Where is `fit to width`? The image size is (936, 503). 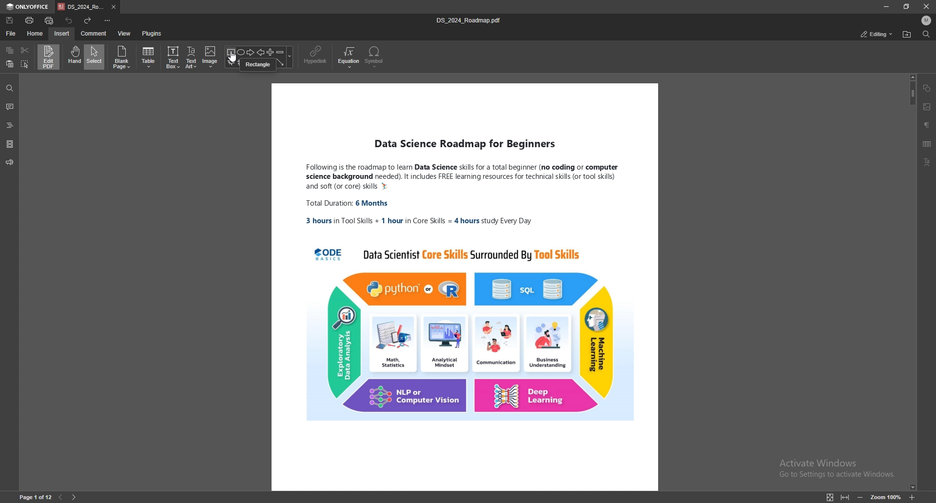 fit to width is located at coordinates (845, 497).